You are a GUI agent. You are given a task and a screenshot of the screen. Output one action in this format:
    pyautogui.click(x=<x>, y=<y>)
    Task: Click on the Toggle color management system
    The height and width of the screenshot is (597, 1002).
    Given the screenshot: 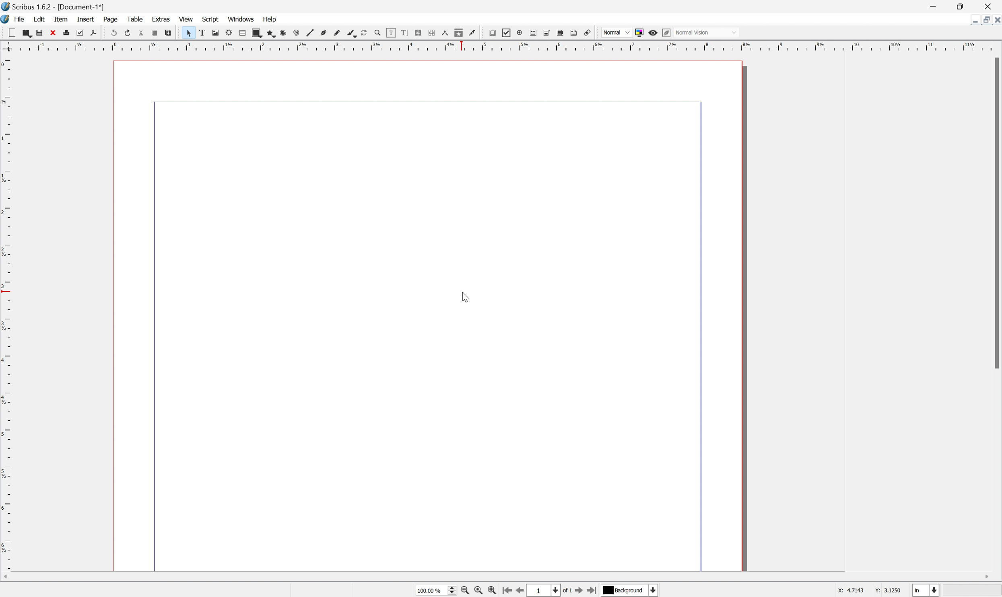 What is the action you would take?
    pyautogui.click(x=640, y=32)
    